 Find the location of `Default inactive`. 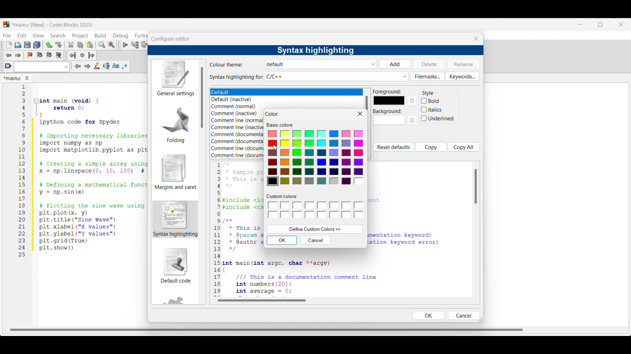

Default inactive is located at coordinates (235, 100).